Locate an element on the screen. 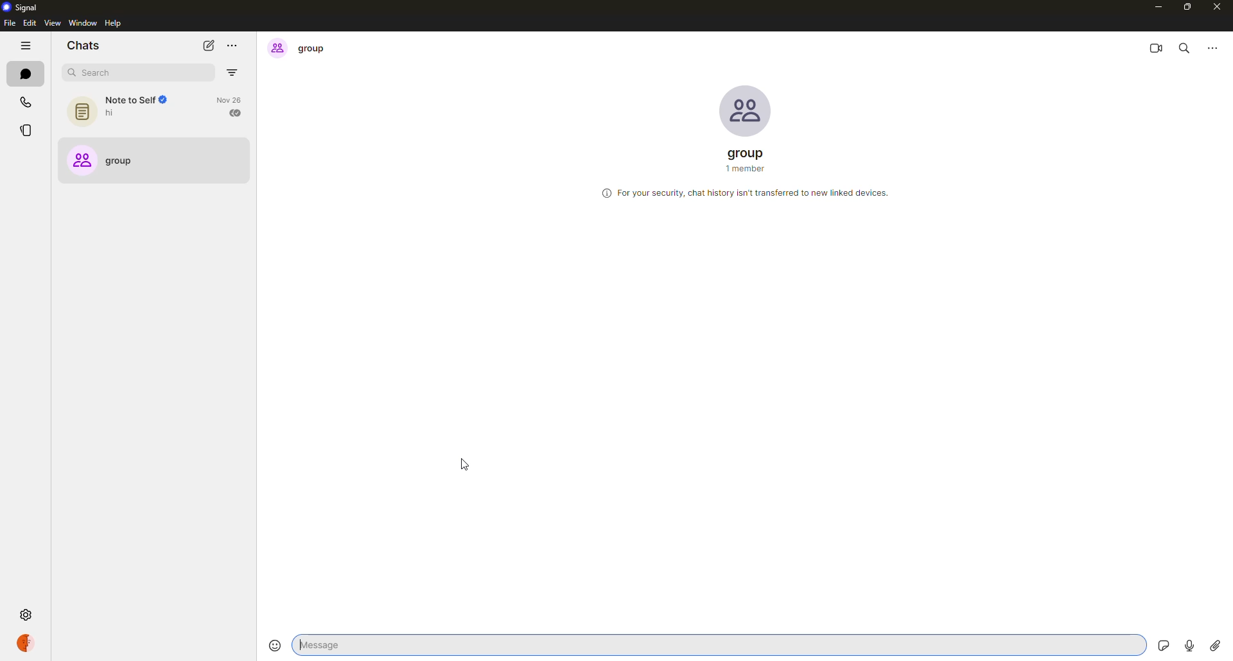 The height and width of the screenshot is (661, 1233). emoji is located at coordinates (274, 645).